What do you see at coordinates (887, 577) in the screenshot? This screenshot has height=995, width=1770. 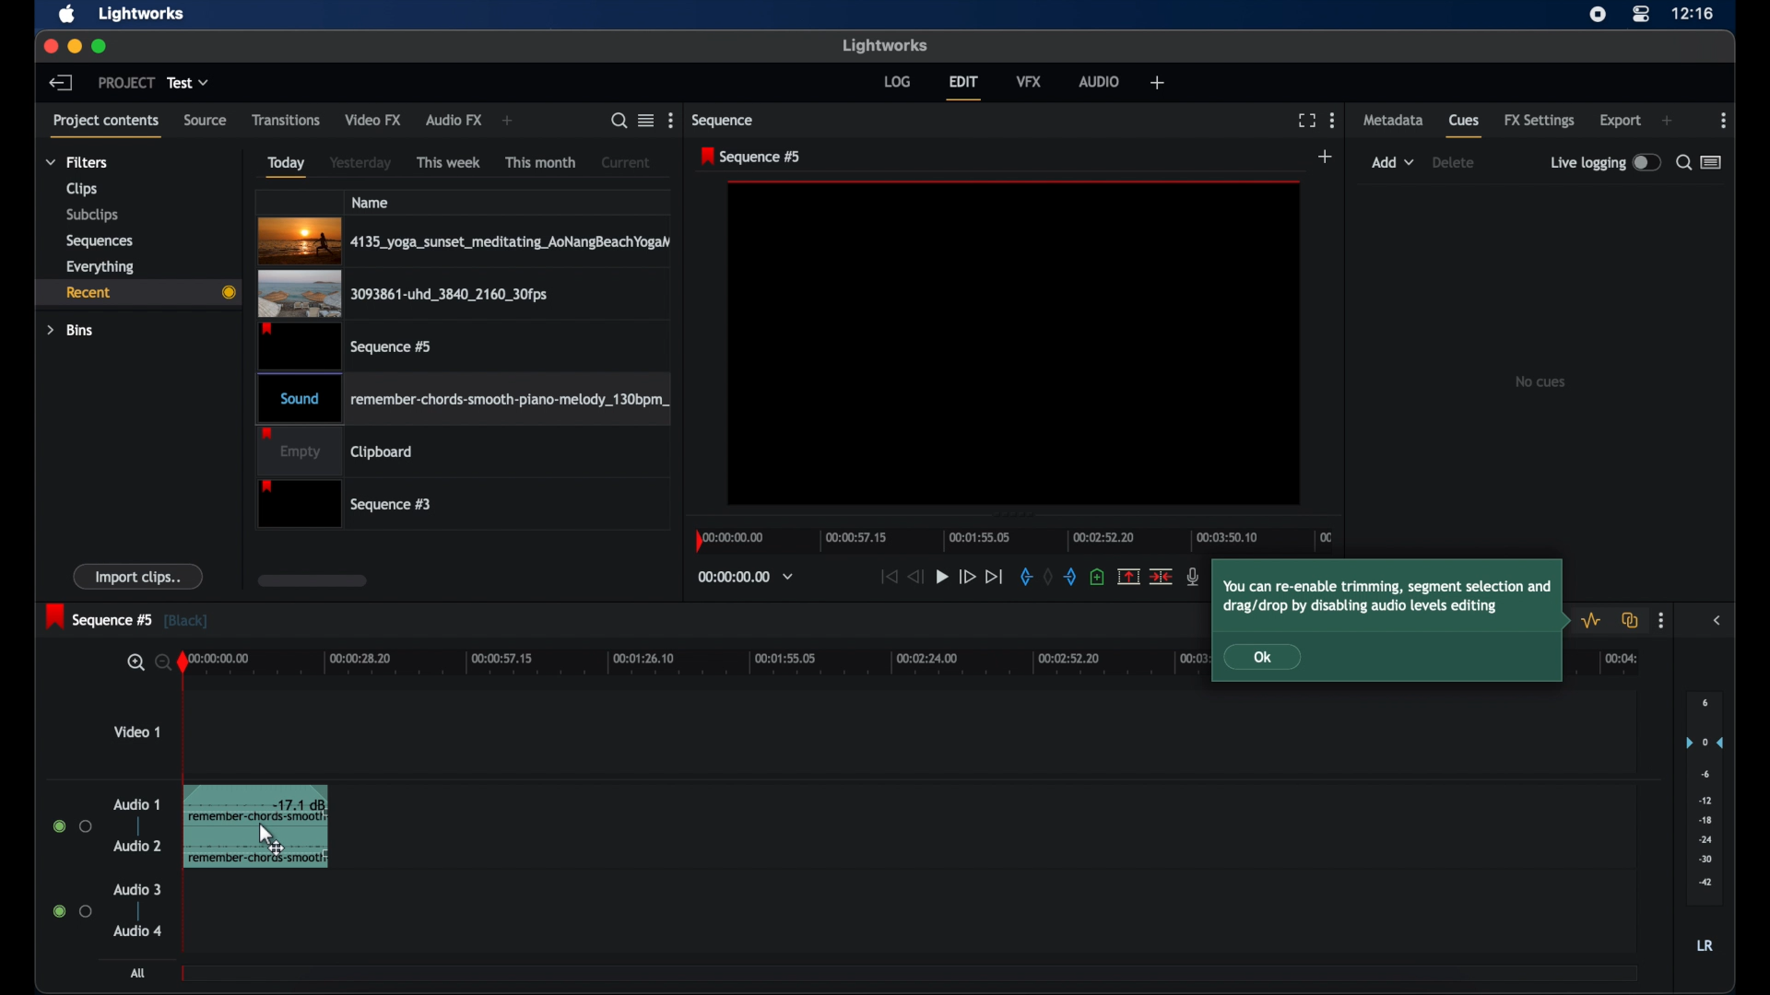 I see `jump to start` at bounding box center [887, 577].